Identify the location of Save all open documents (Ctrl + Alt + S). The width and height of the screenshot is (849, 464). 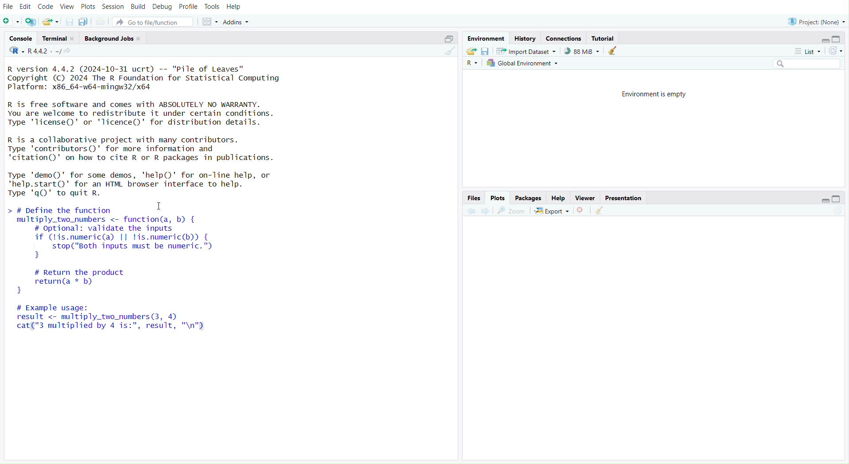
(83, 21).